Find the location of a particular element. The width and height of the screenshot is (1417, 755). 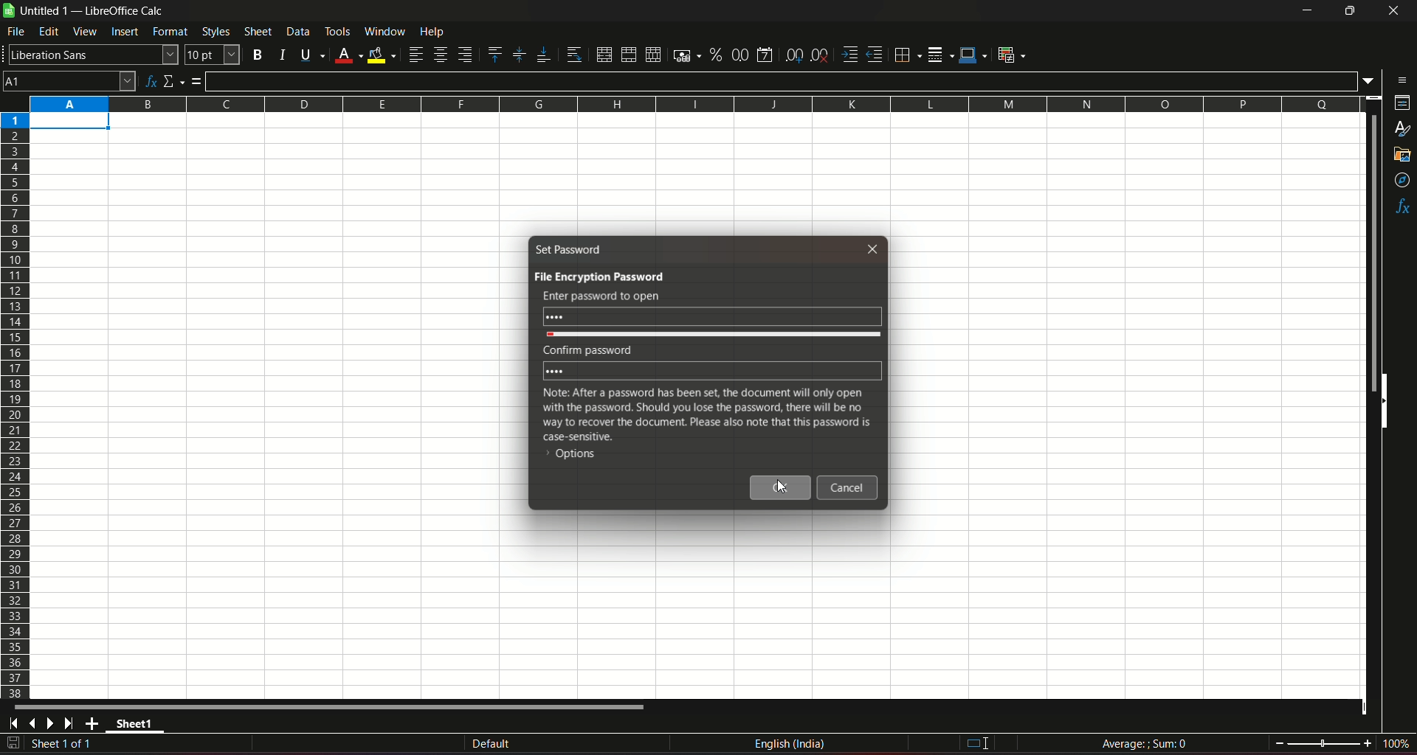

wrap text is located at coordinates (571, 54).